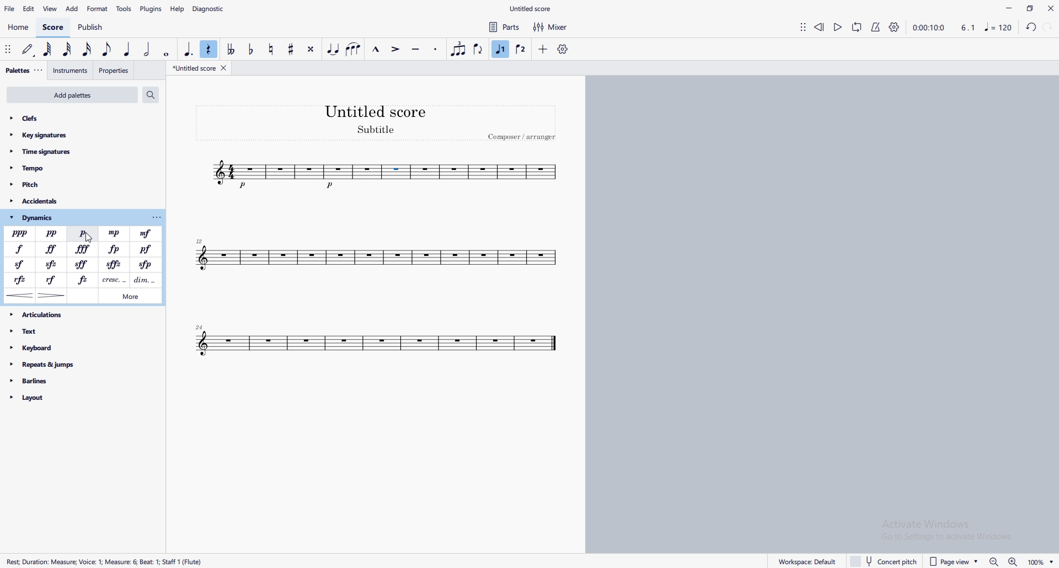  I want to click on clefs, so click(72, 118).